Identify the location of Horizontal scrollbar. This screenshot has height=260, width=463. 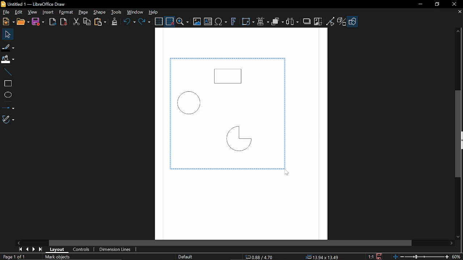
(231, 243).